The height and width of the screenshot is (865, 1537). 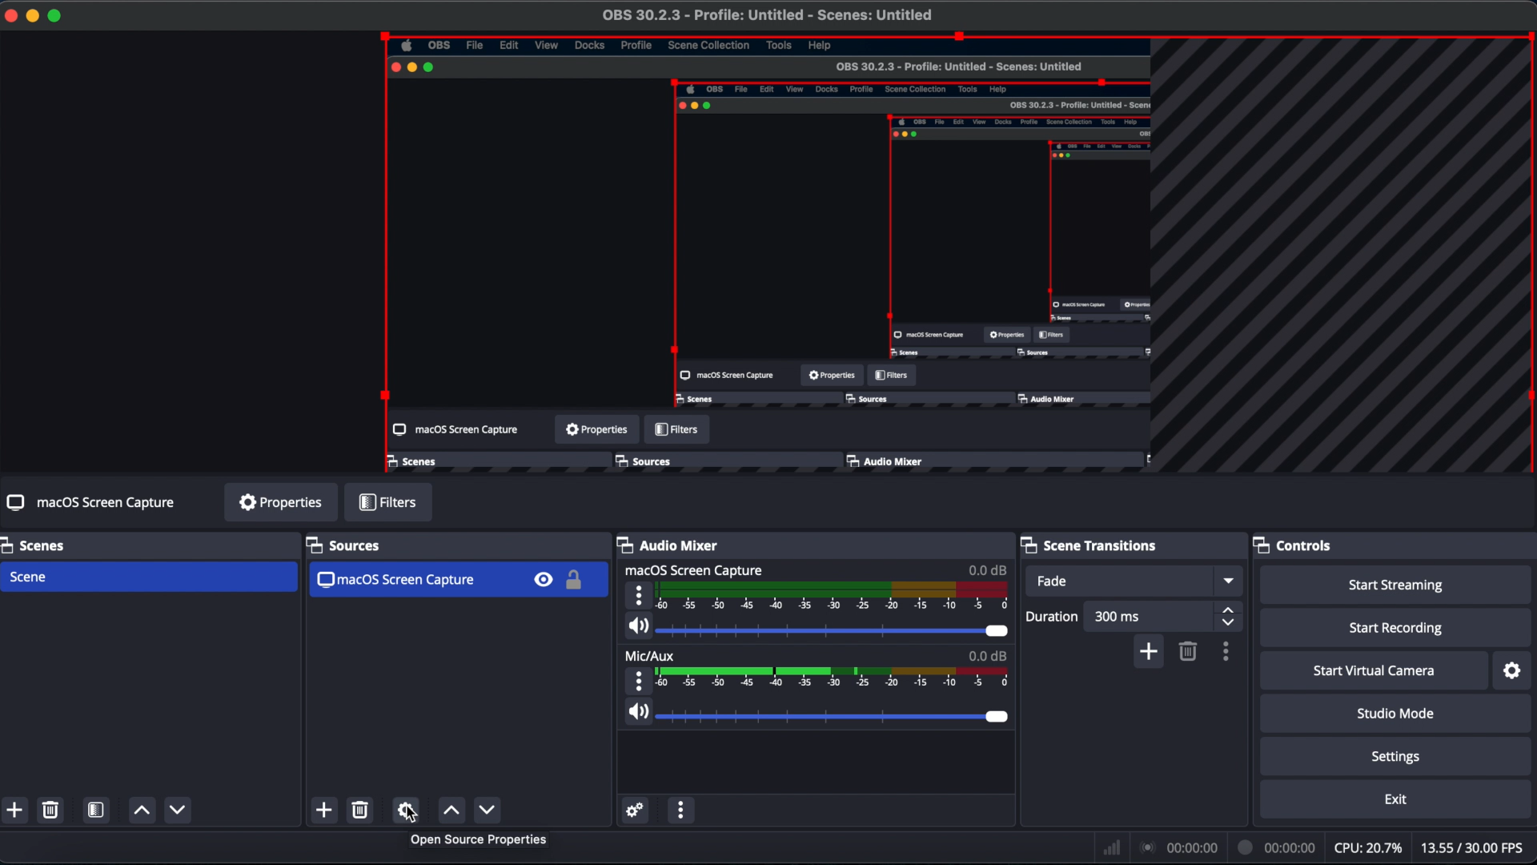 What do you see at coordinates (1396, 714) in the screenshot?
I see `studio mode` at bounding box center [1396, 714].